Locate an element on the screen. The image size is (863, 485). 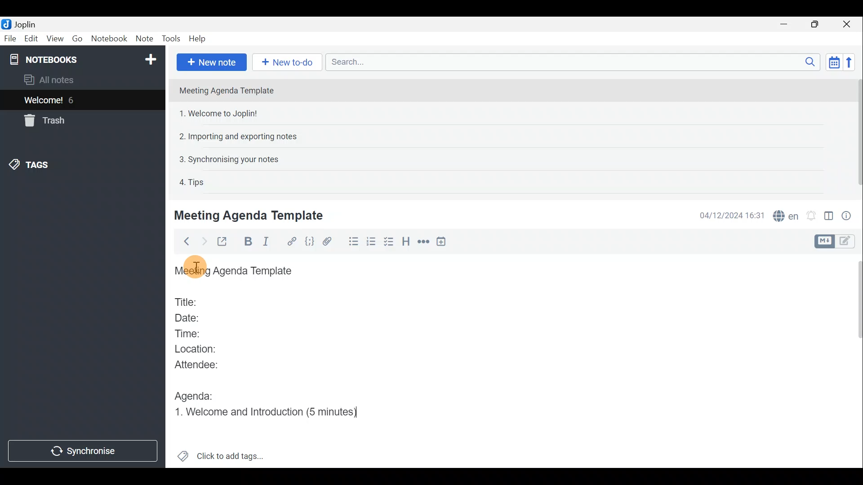
Minimise is located at coordinates (785, 24).